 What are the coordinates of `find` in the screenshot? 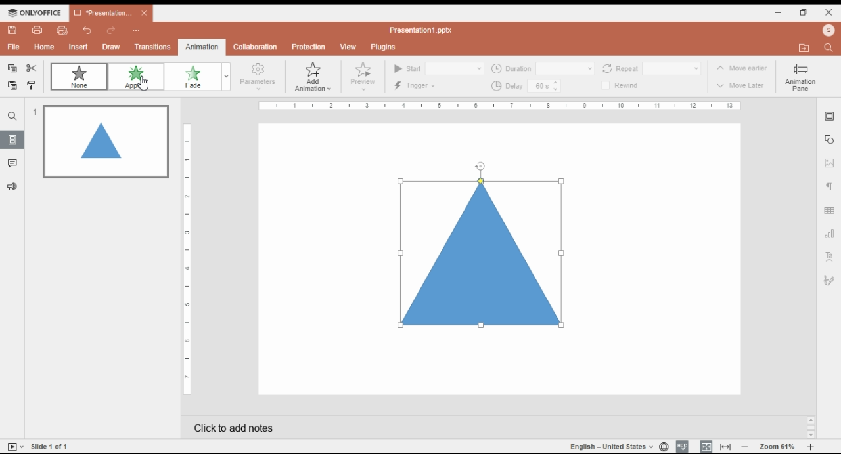 It's located at (828, 48).